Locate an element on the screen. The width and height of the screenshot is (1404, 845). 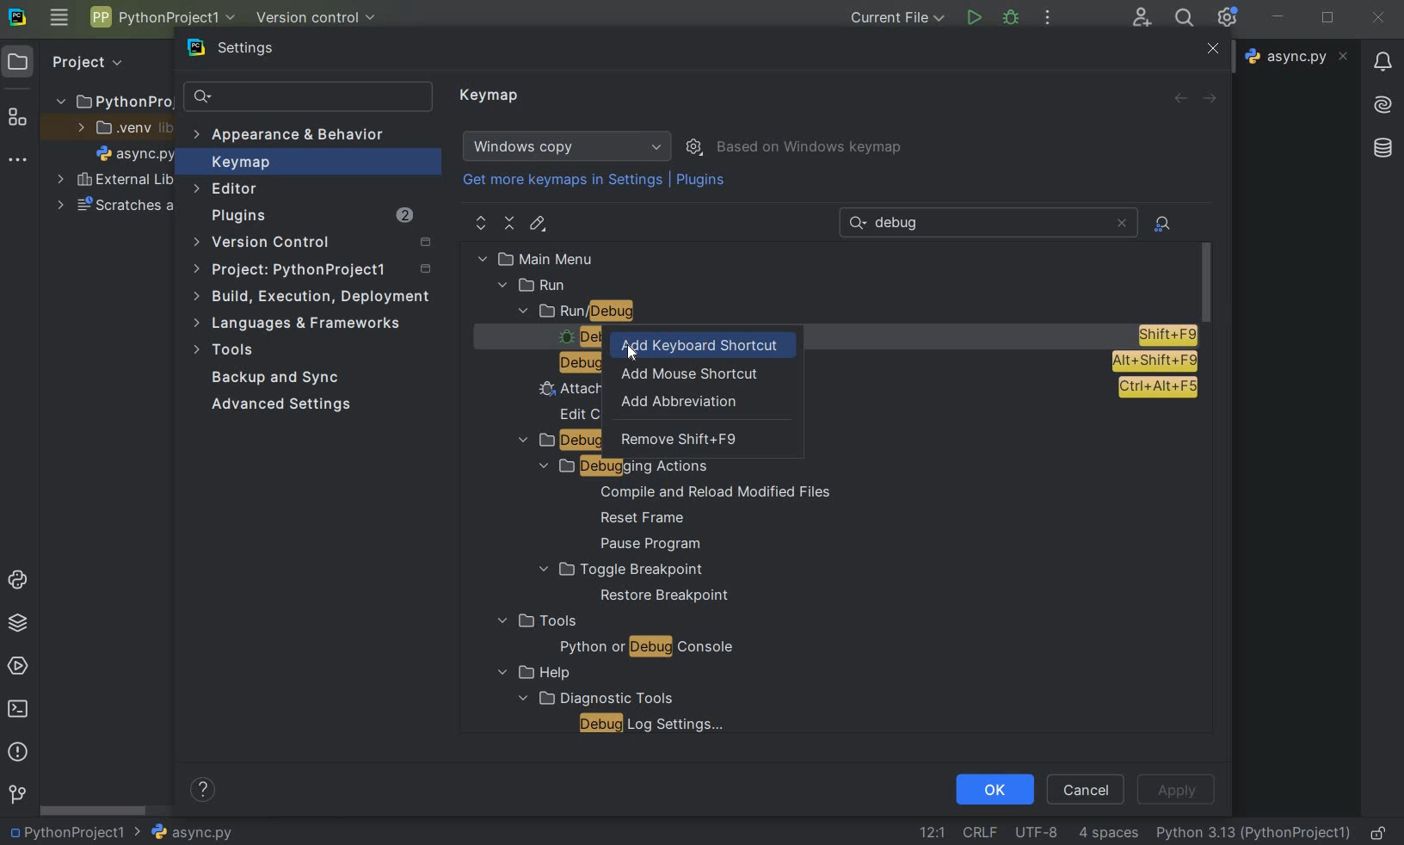
problems is located at coordinates (16, 750).